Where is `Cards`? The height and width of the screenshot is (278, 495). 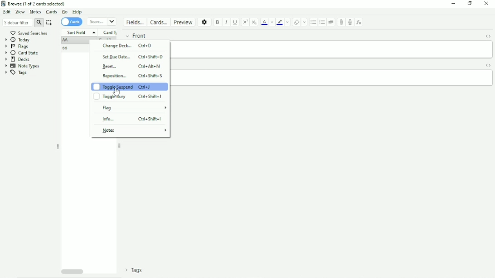 Cards is located at coordinates (72, 22).